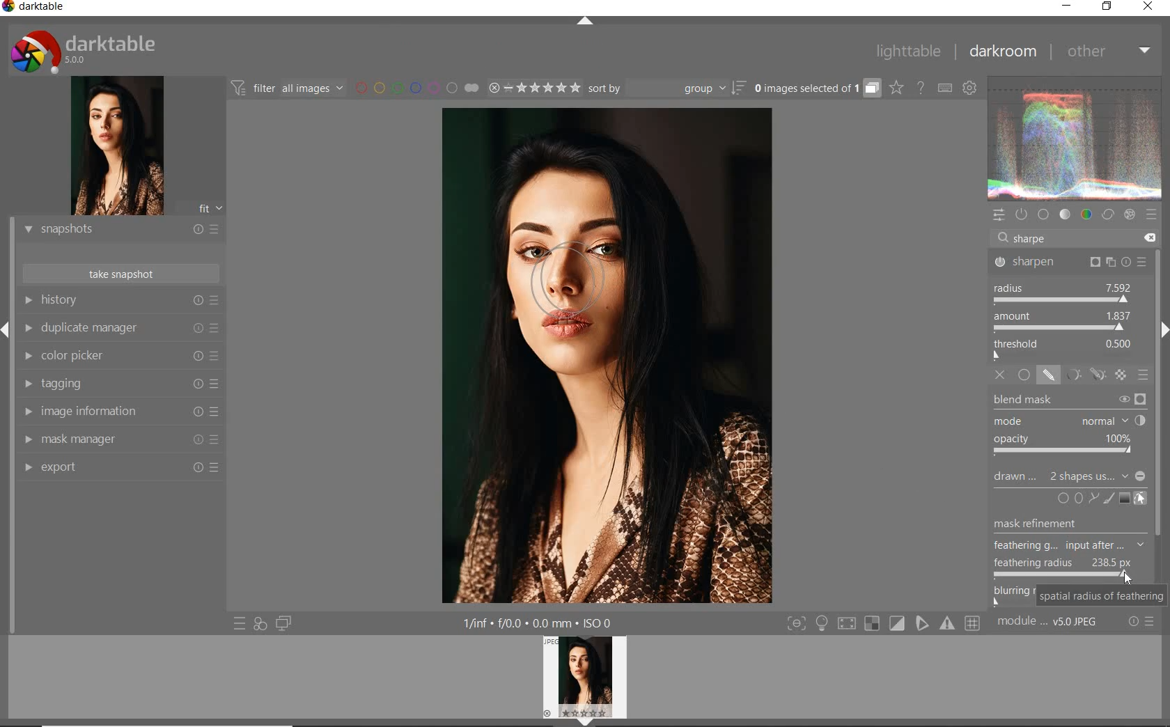  Describe the element at coordinates (118, 384) in the screenshot. I see `TAGGING` at that location.